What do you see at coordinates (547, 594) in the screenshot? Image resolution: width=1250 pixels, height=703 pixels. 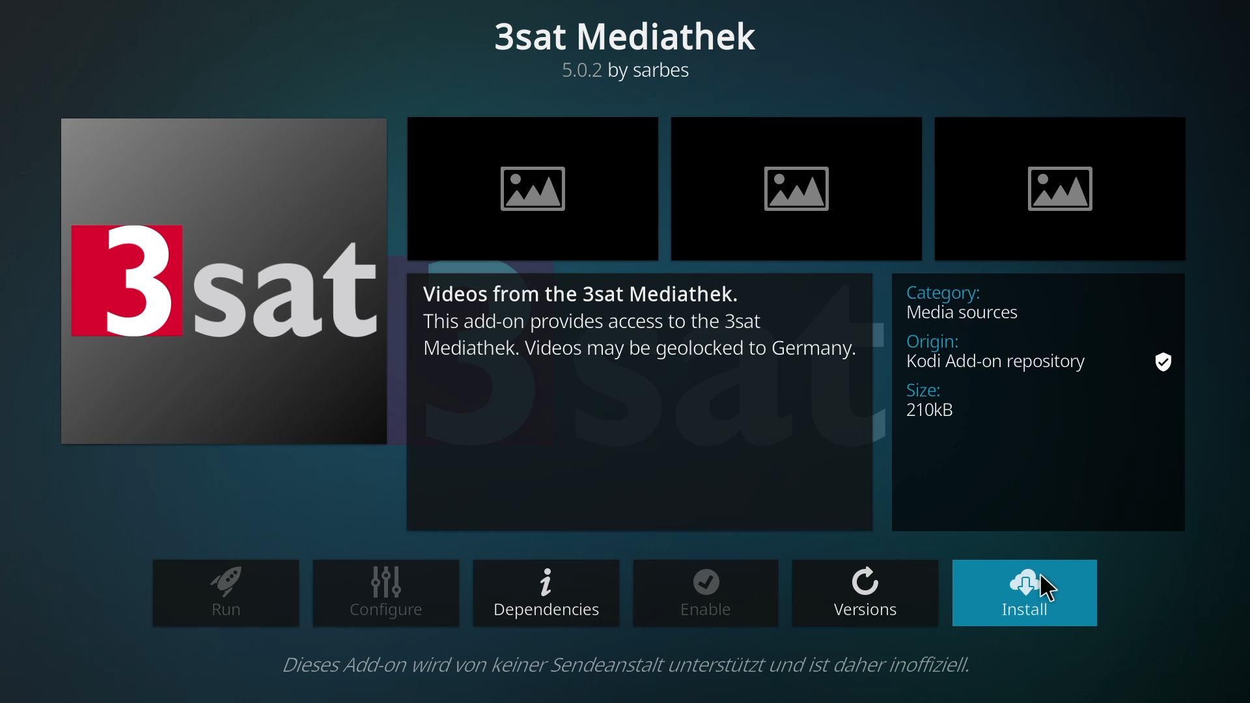 I see `dependencies` at bounding box center [547, 594].